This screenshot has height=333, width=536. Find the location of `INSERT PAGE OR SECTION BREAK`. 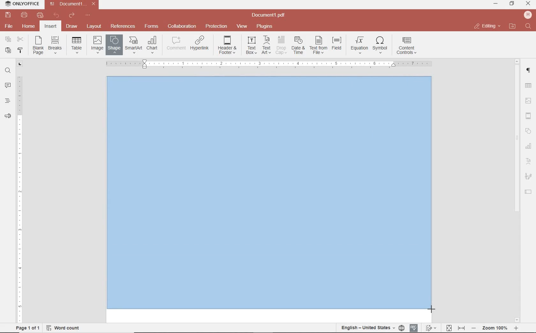

INSERT PAGE OR SECTION BREAK is located at coordinates (55, 45).